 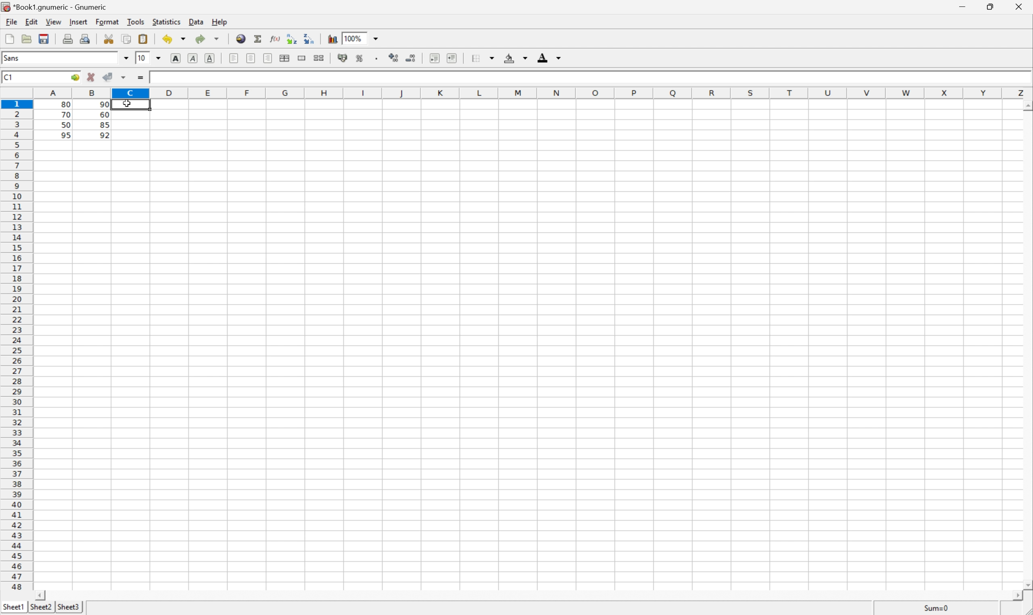 What do you see at coordinates (43, 38) in the screenshot?
I see `Save the current file` at bounding box center [43, 38].